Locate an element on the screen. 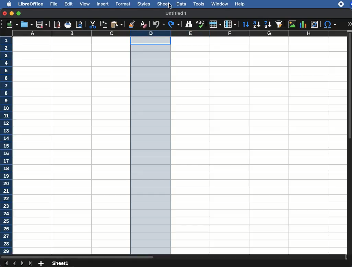 This screenshot has height=267, width=352. redo is located at coordinates (174, 24).